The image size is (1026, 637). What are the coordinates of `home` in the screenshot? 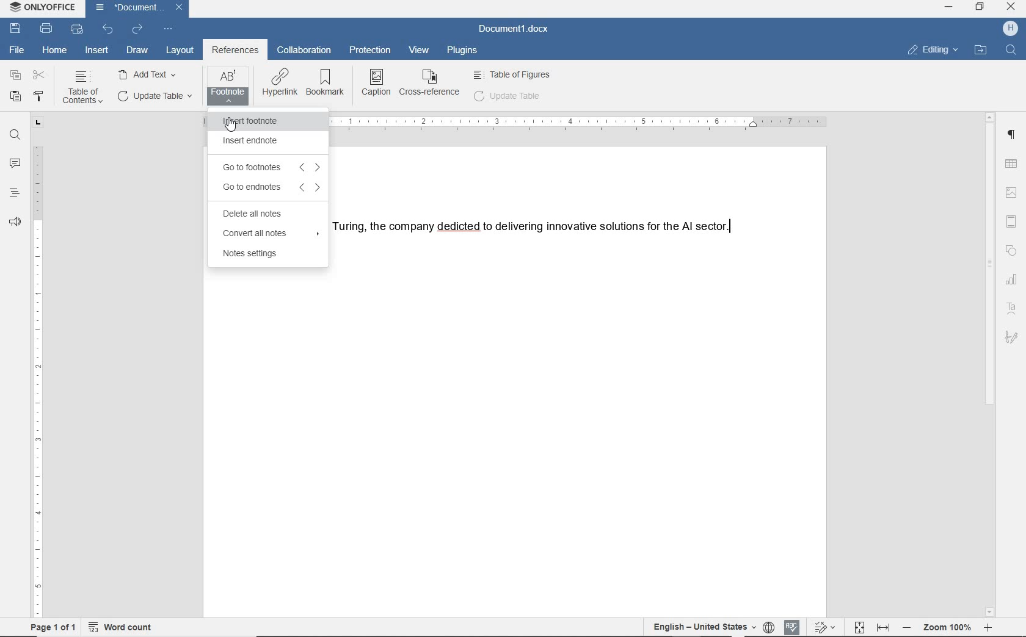 It's located at (54, 51).